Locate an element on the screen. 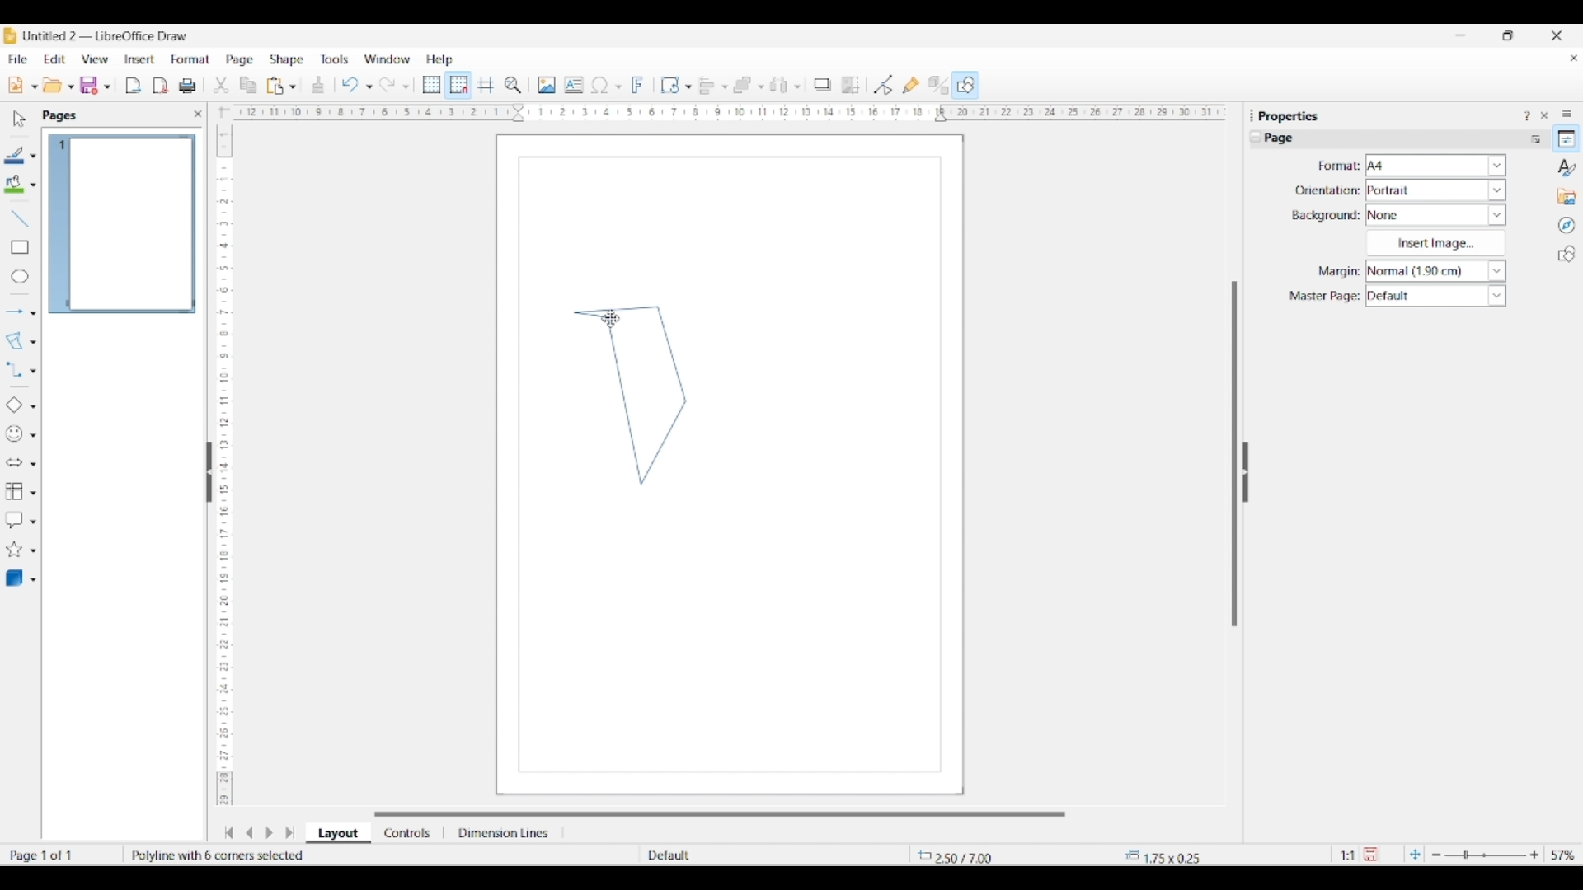  Navigator is located at coordinates (1567, 226).